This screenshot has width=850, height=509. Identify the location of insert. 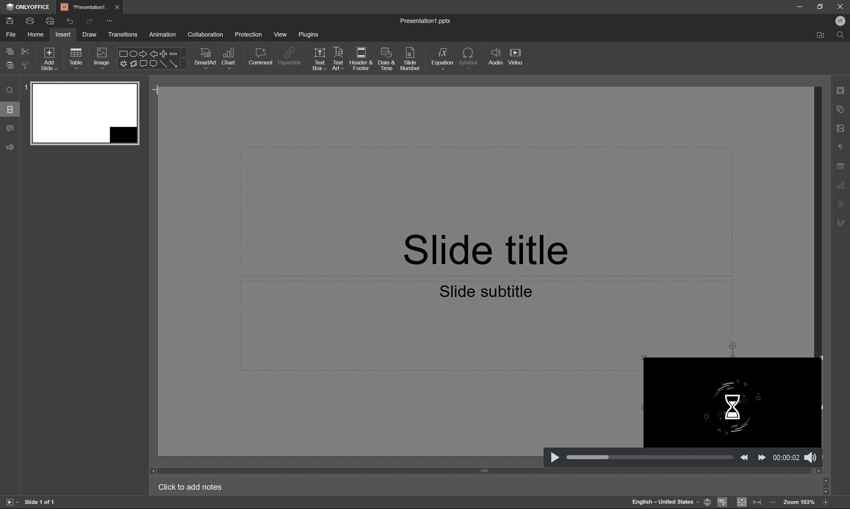
(62, 34).